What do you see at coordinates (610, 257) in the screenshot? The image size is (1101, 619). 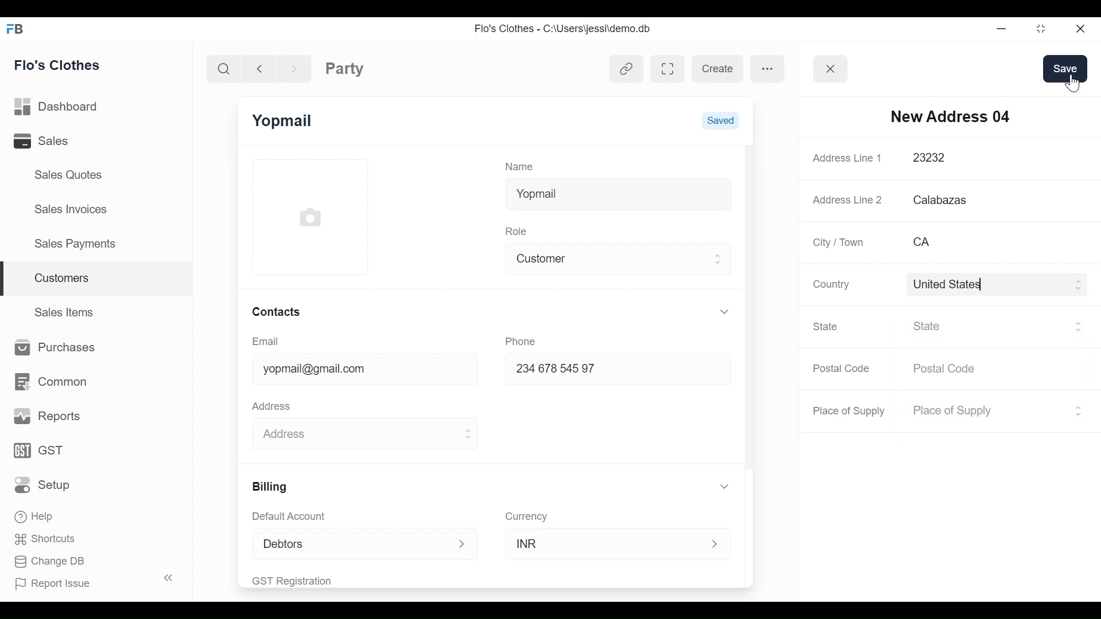 I see `Customer` at bounding box center [610, 257].